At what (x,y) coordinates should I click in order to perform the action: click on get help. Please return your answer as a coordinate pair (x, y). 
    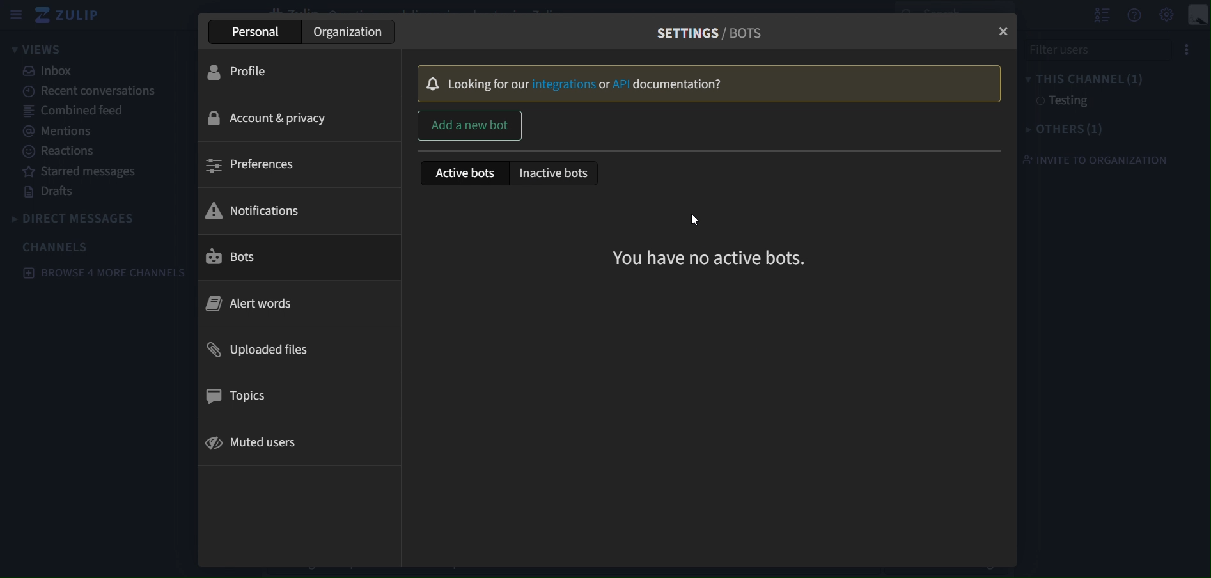
    Looking at the image, I should click on (1134, 18).